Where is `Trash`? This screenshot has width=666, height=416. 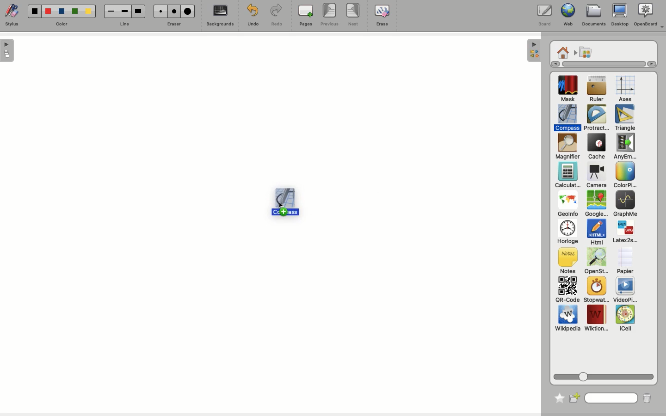 Trash is located at coordinates (646, 398).